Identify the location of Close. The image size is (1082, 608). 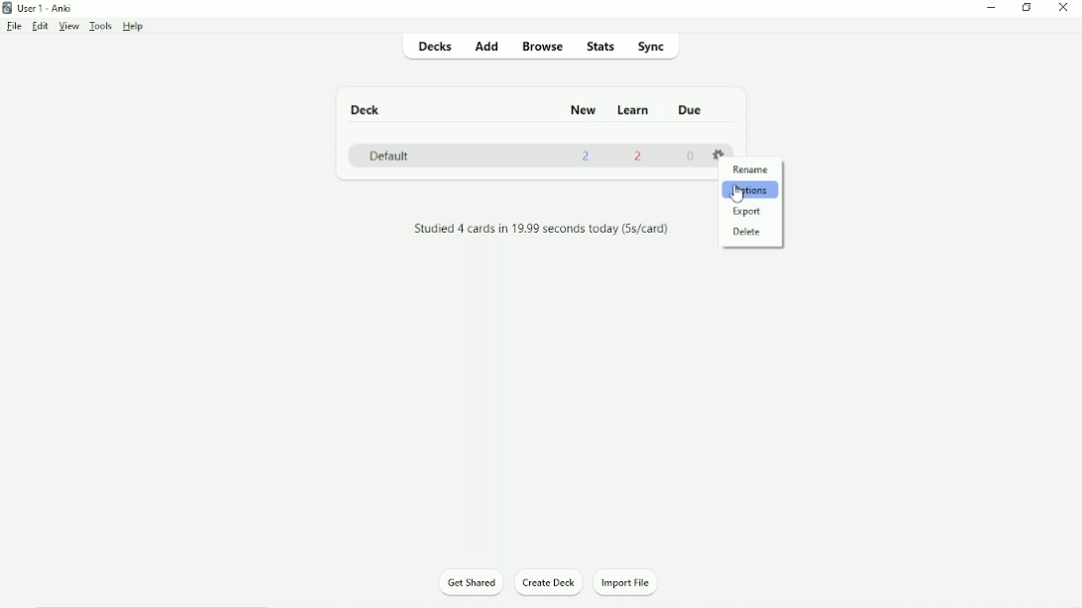
(1068, 8).